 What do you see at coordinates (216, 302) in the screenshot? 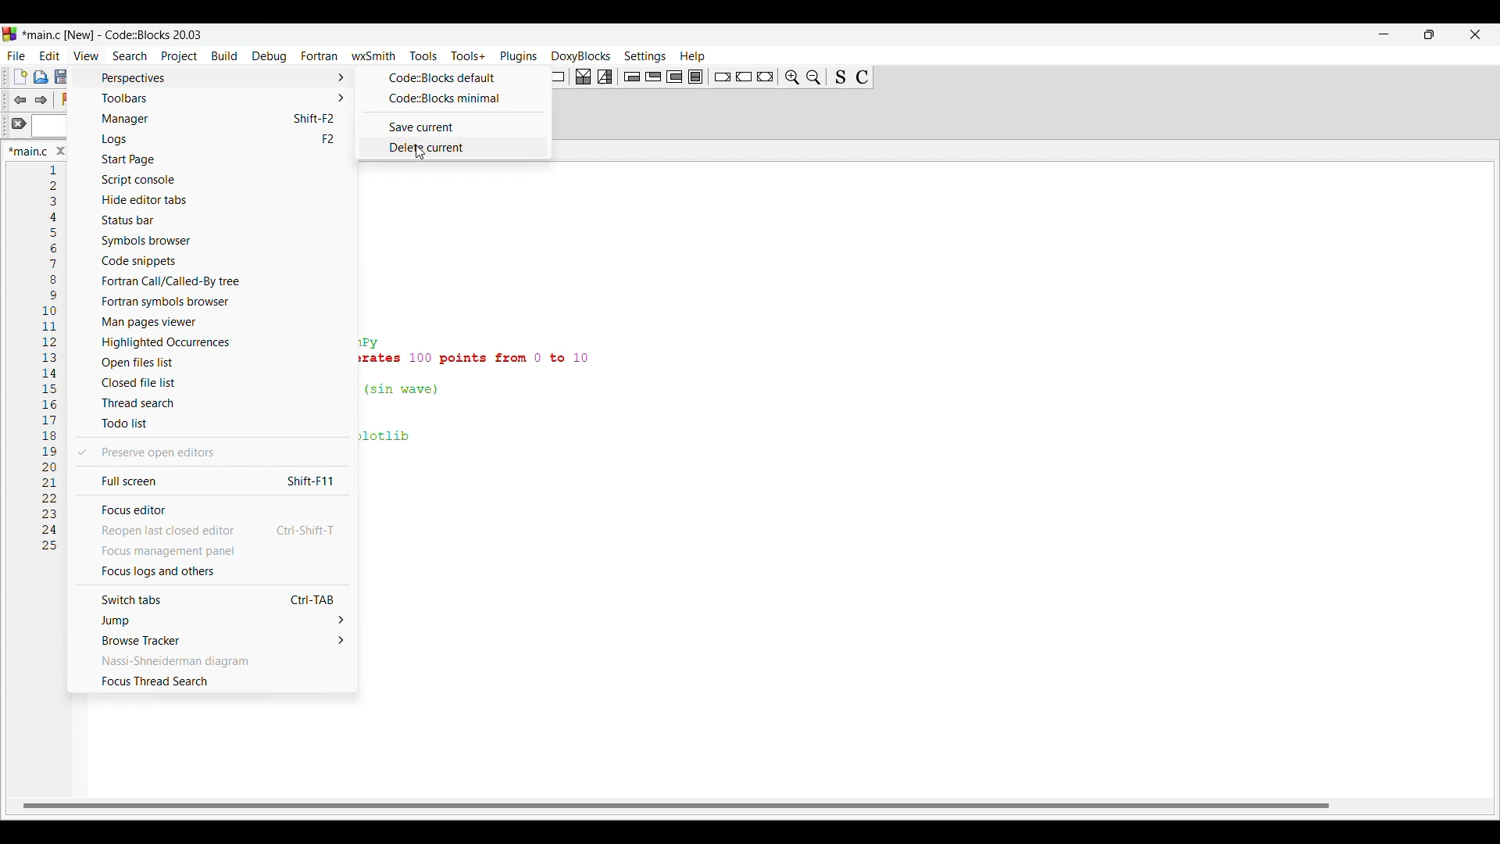
I see `Fortran symbols browser` at bounding box center [216, 302].